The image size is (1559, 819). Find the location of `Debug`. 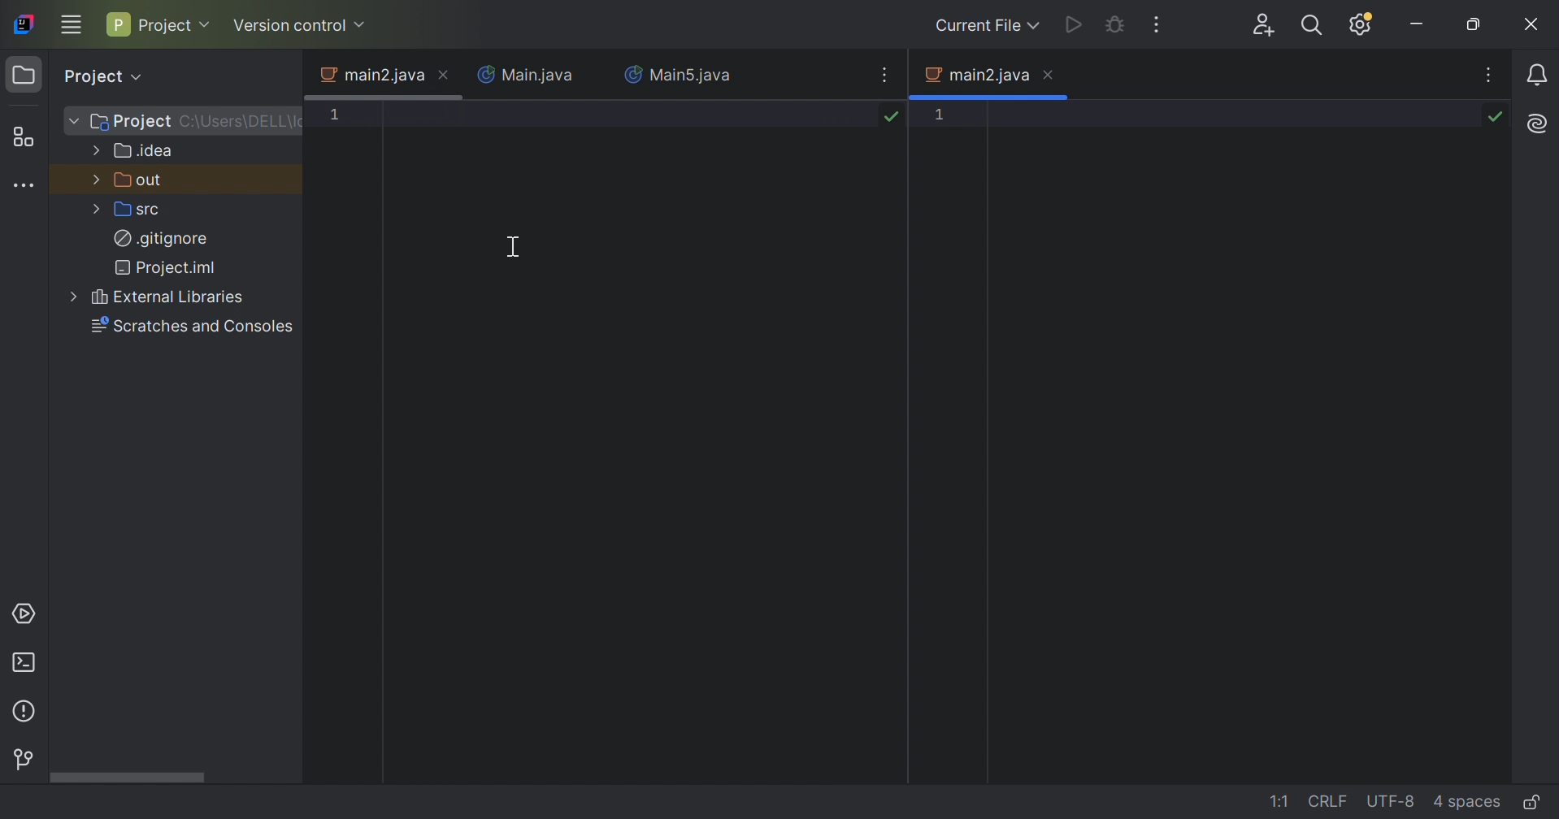

Debug is located at coordinates (1118, 24).